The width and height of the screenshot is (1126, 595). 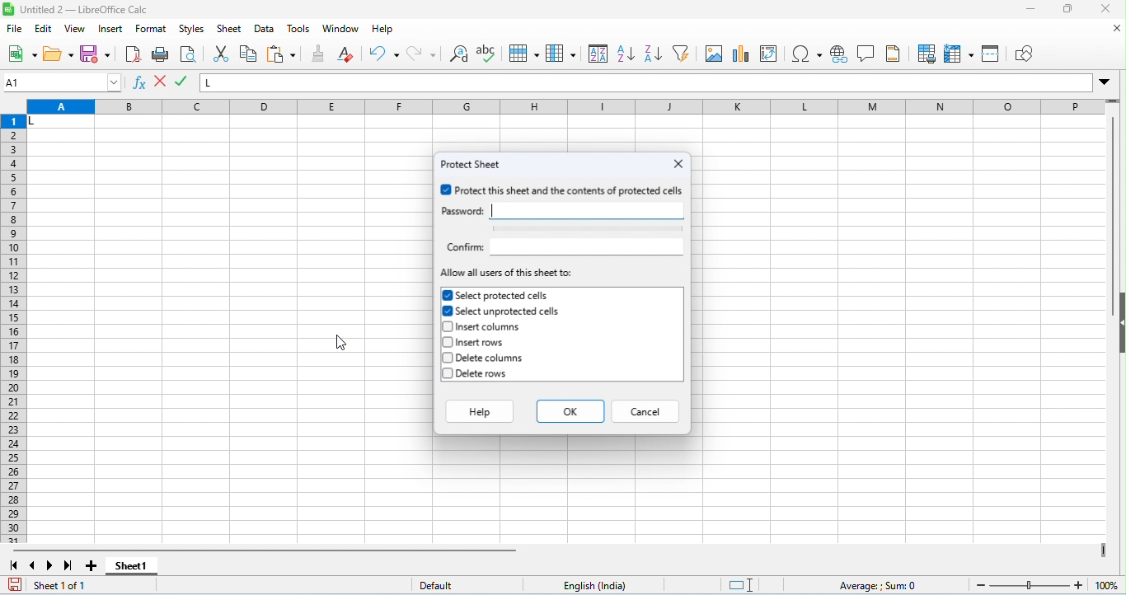 I want to click on new, so click(x=22, y=55).